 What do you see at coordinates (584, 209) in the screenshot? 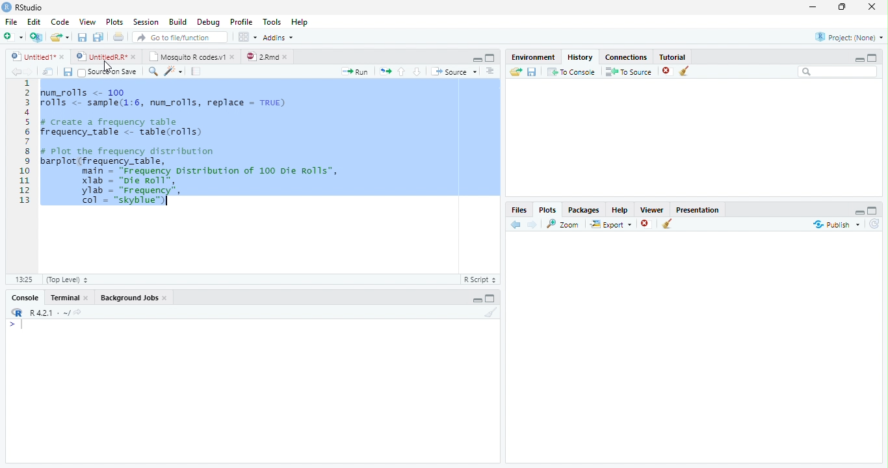
I see `Packages` at bounding box center [584, 209].